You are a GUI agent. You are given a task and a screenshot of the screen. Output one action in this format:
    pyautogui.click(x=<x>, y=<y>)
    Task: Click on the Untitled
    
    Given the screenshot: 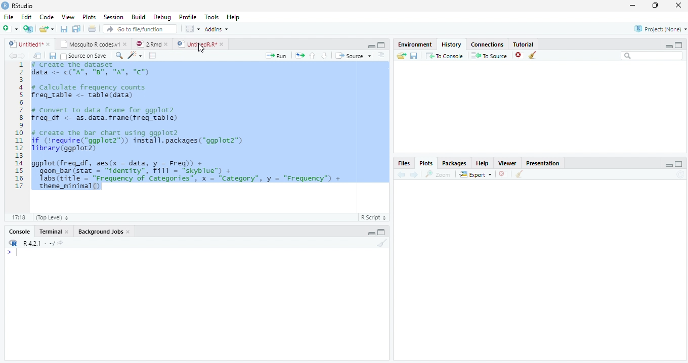 What is the action you would take?
    pyautogui.click(x=30, y=44)
    